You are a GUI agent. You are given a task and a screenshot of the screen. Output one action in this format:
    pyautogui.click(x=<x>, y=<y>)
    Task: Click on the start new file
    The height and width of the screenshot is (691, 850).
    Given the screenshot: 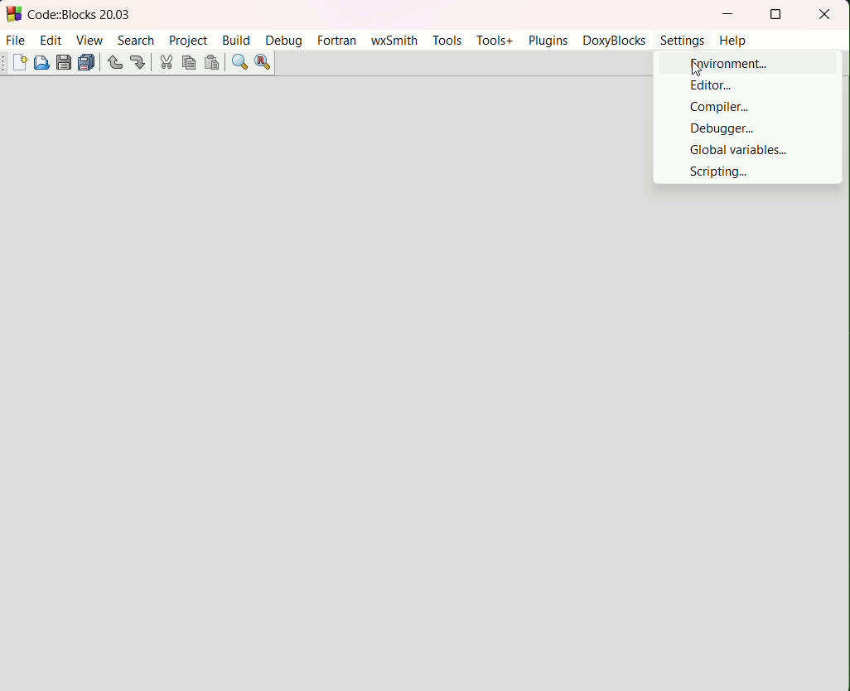 What is the action you would take?
    pyautogui.click(x=22, y=64)
    